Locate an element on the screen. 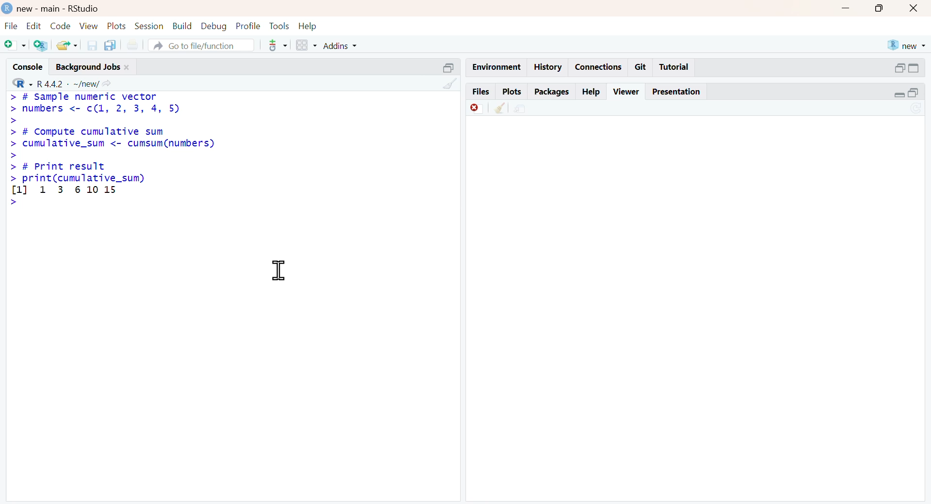 The height and width of the screenshot is (504, 931). go to file/function is located at coordinates (202, 45).